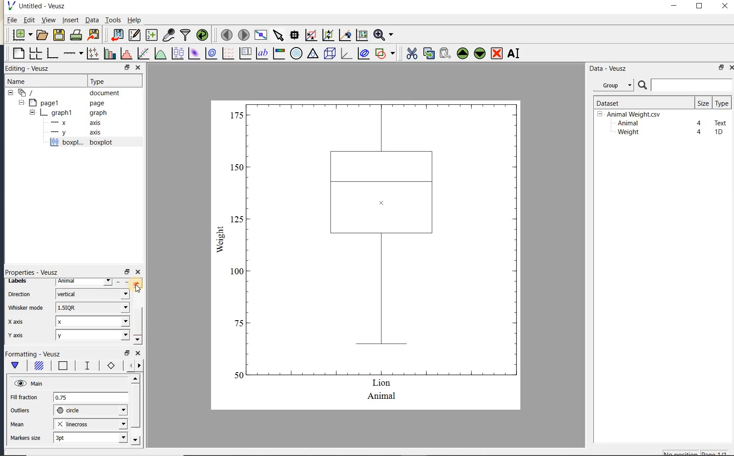 Image resolution: width=734 pixels, height=456 pixels. What do you see at coordinates (31, 271) in the screenshot?
I see `Properties - Veusz` at bounding box center [31, 271].